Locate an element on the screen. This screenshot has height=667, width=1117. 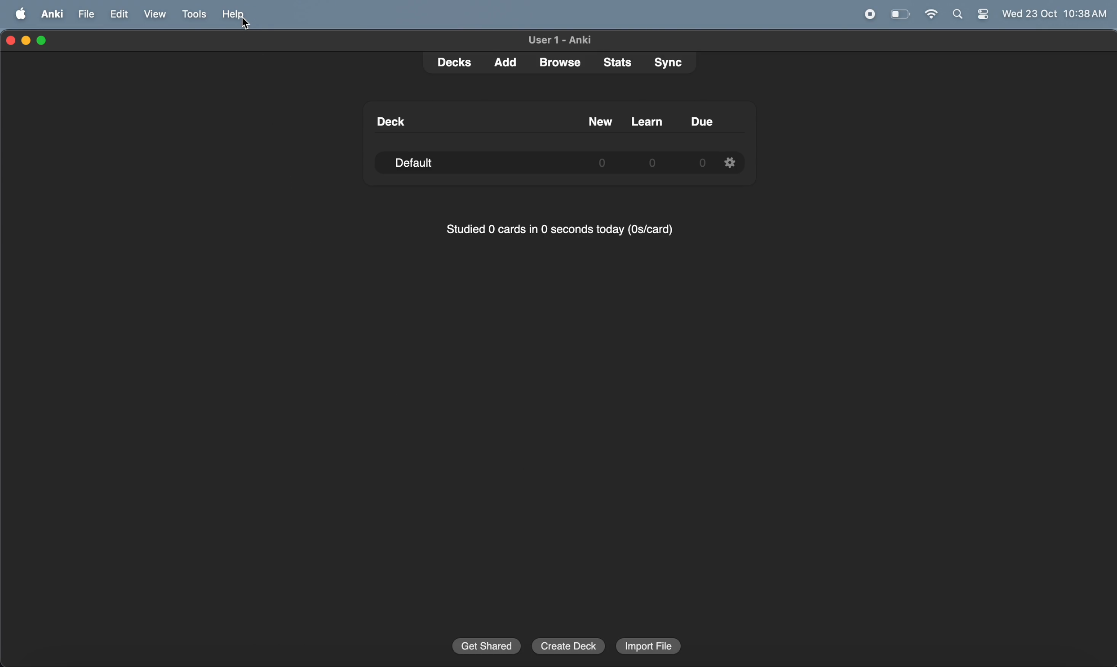
studied 0 cards in 0 seconds today is located at coordinates (556, 231).